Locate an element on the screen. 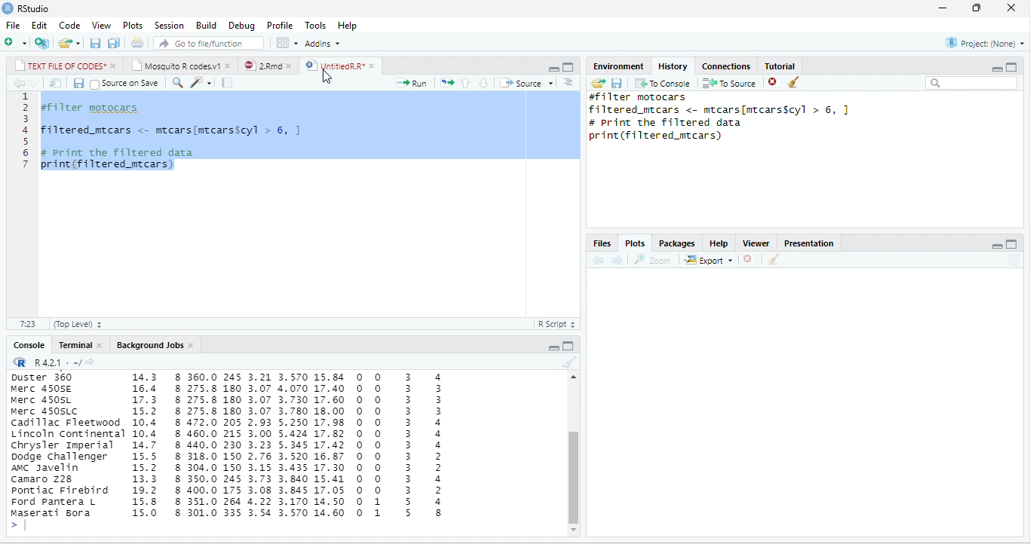 This screenshot has width=1030, height=544. print is located at coordinates (137, 42).